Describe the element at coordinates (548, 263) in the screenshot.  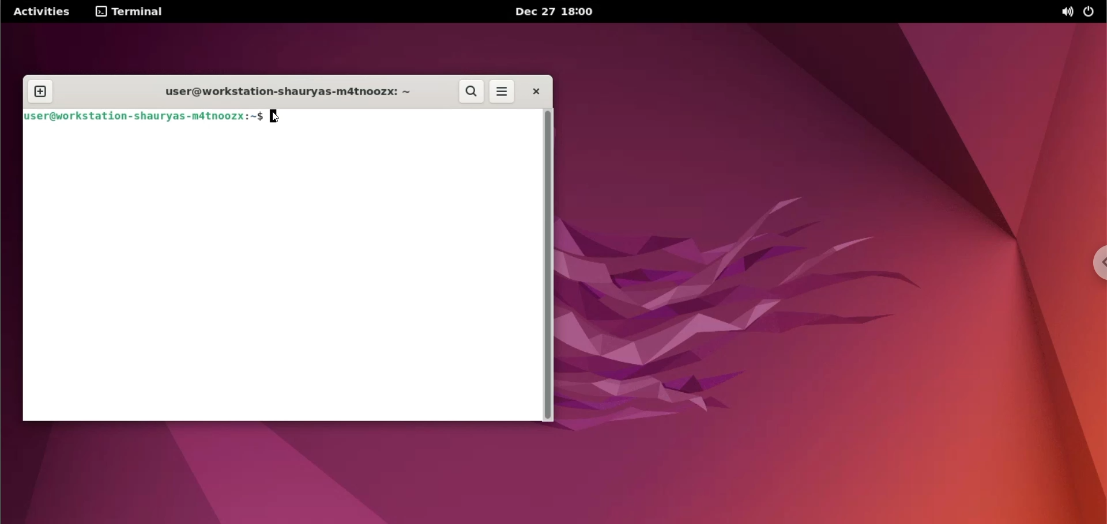
I see `scrollbar` at that location.